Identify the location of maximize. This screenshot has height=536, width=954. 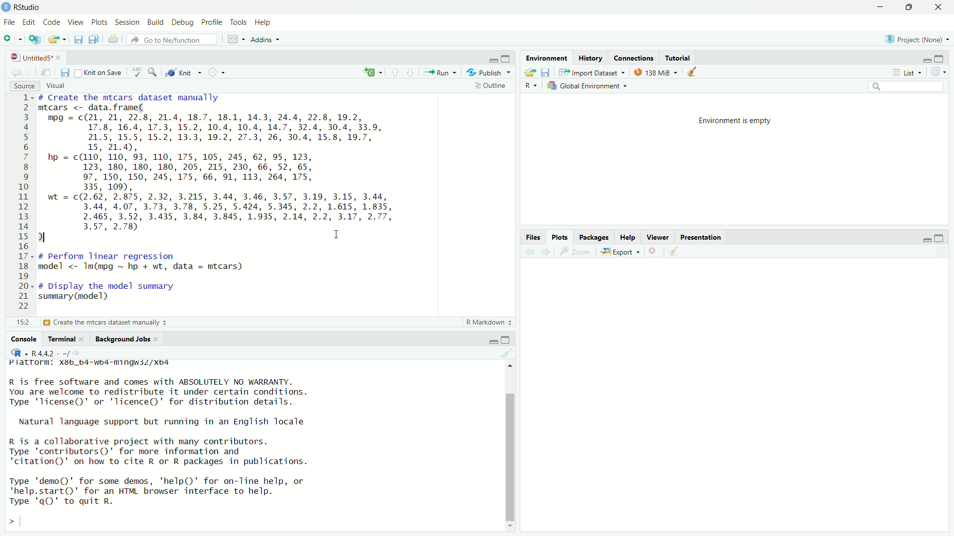
(939, 59).